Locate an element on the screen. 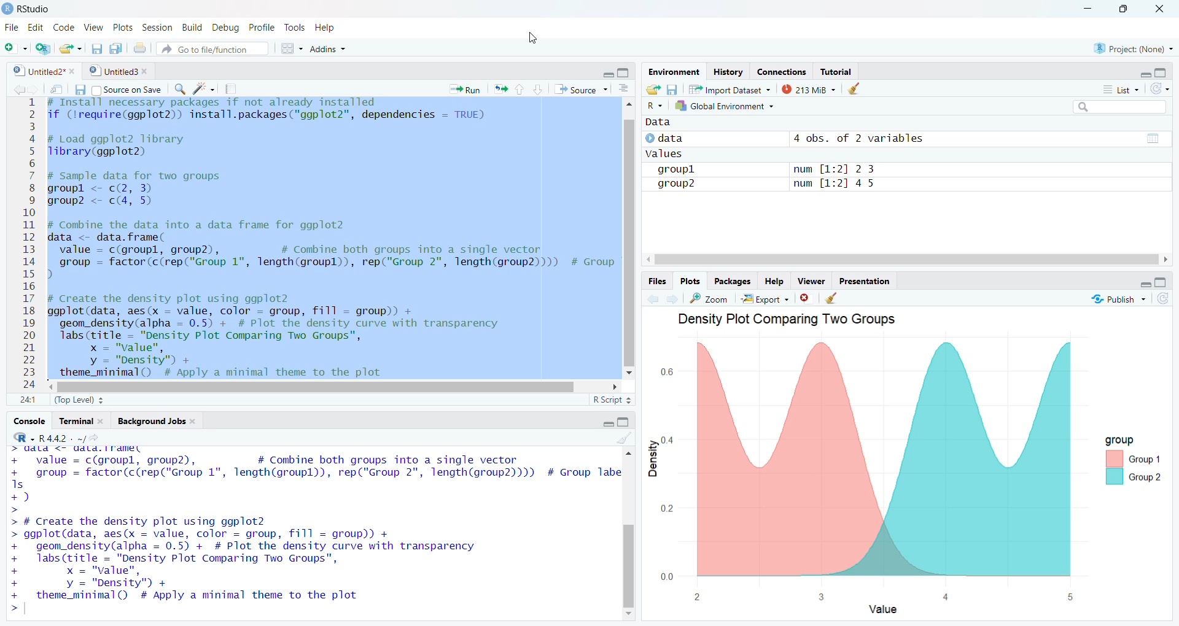  redo is located at coordinates (1167, 301).